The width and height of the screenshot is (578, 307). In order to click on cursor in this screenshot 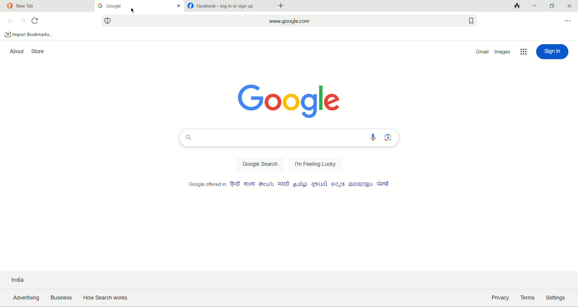, I will do `click(133, 11)`.